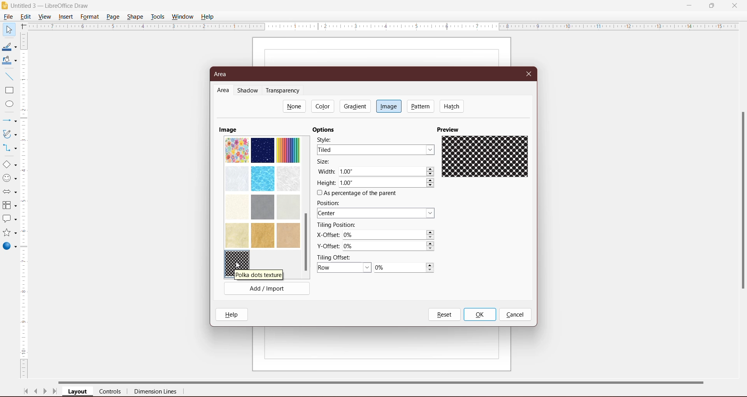  What do you see at coordinates (389, 381) in the screenshot?
I see `Horizontal Scroll Bar` at bounding box center [389, 381].